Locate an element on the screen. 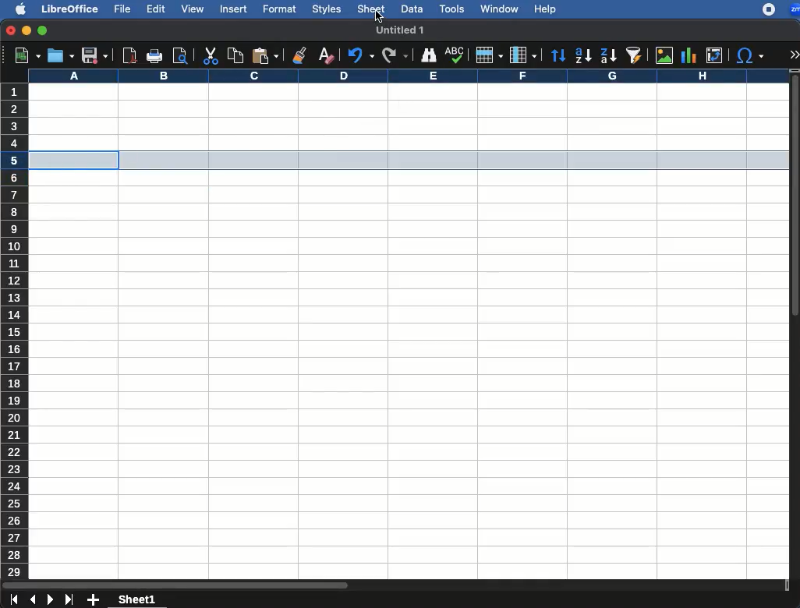 This screenshot has width=800, height=608. finder is located at coordinates (429, 55).